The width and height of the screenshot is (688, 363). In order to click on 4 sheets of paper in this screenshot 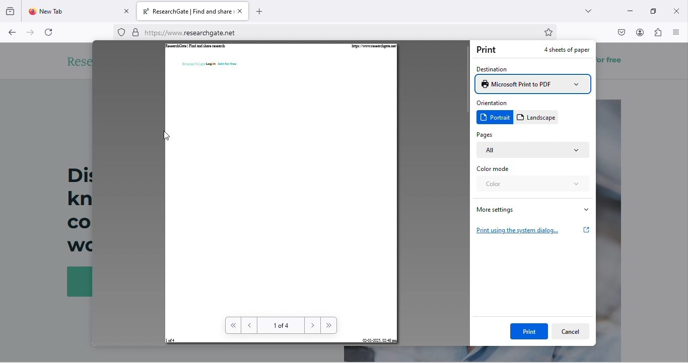, I will do `click(561, 50)`.